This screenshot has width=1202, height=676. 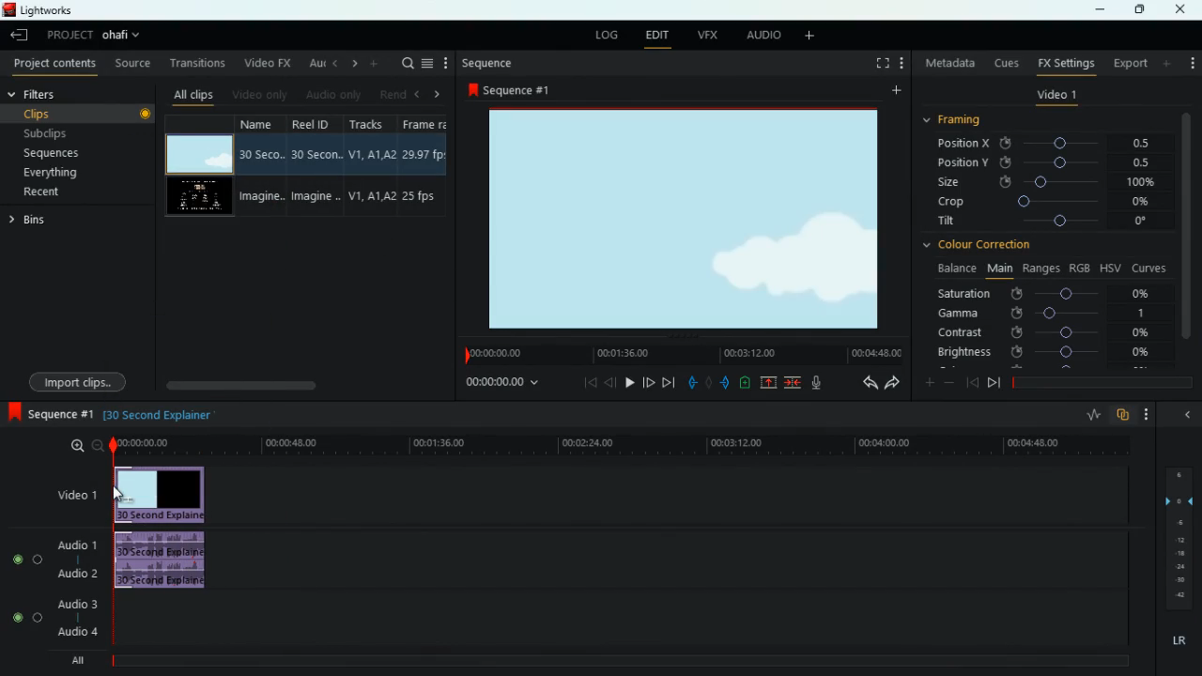 What do you see at coordinates (319, 199) in the screenshot?
I see `Imagine..` at bounding box center [319, 199].